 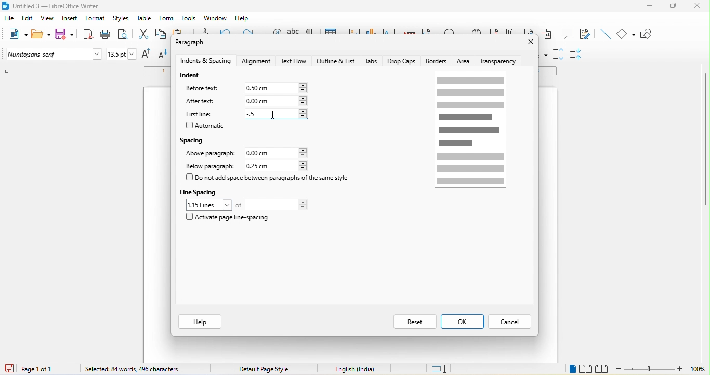 What do you see at coordinates (558, 53) in the screenshot?
I see `increase paragraph spacing` at bounding box center [558, 53].